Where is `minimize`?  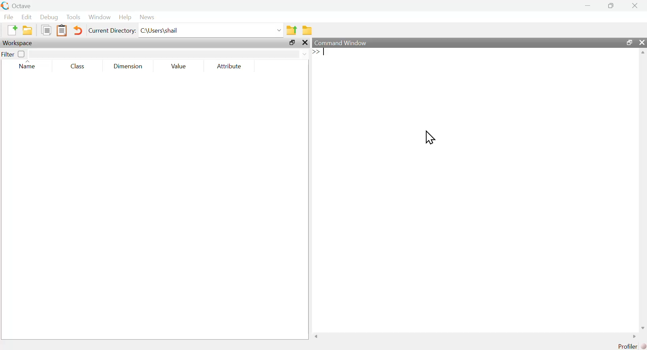 minimize is located at coordinates (587, 5).